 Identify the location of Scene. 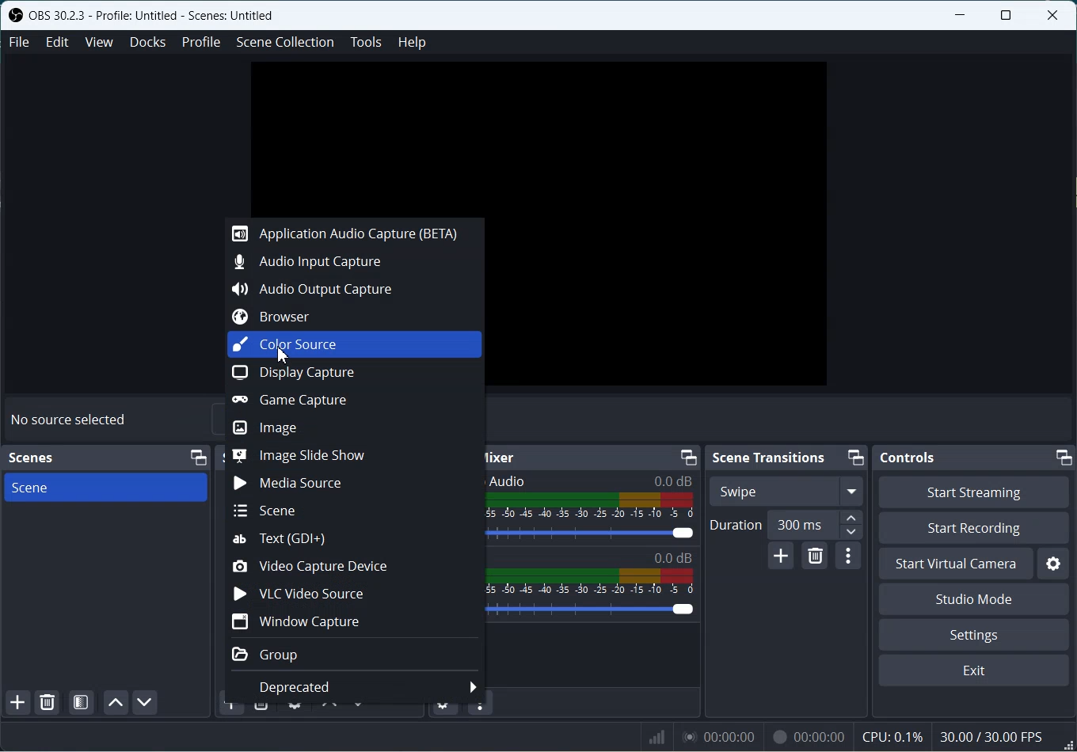
(105, 489).